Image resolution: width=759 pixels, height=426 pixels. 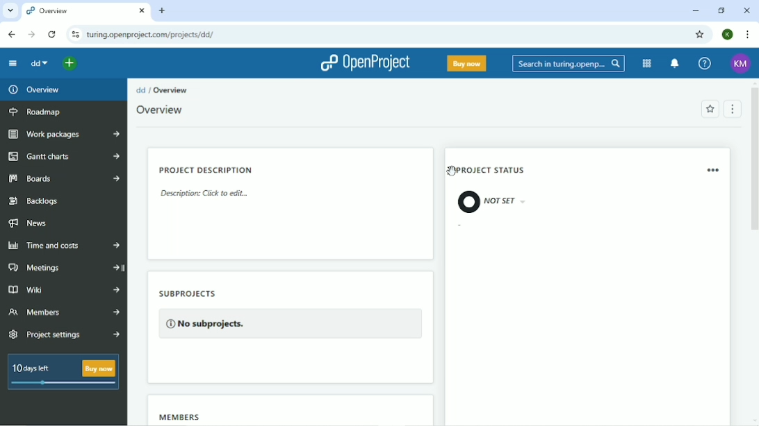 I want to click on Modules, so click(x=647, y=64).